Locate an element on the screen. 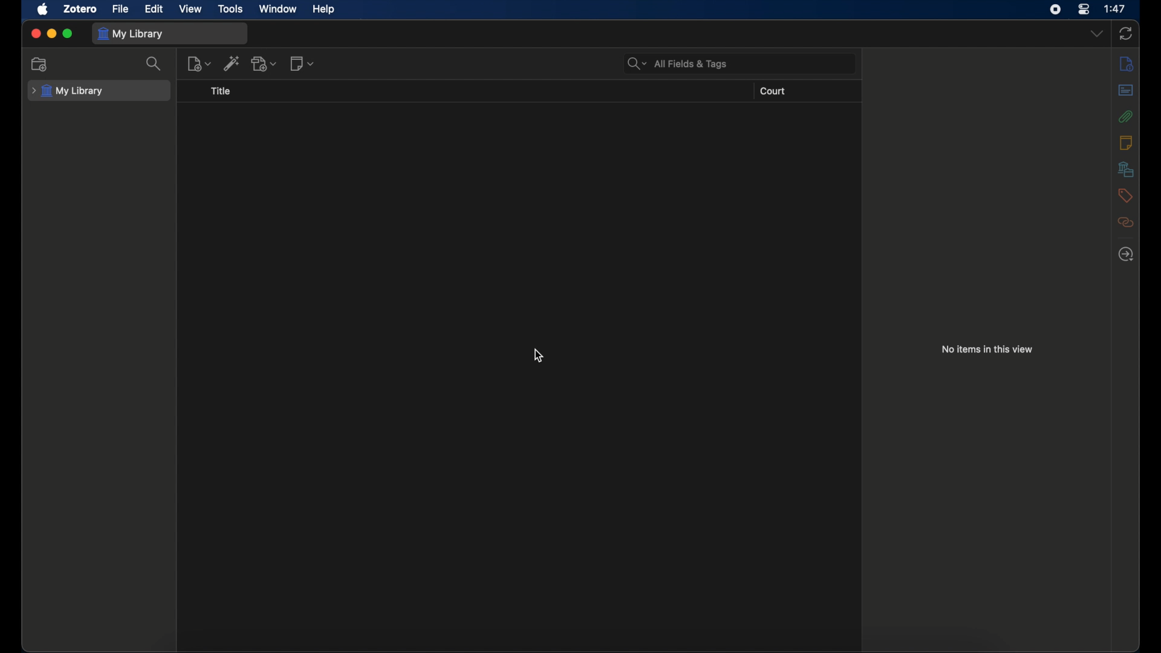  view is located at coordinates (189, 8).